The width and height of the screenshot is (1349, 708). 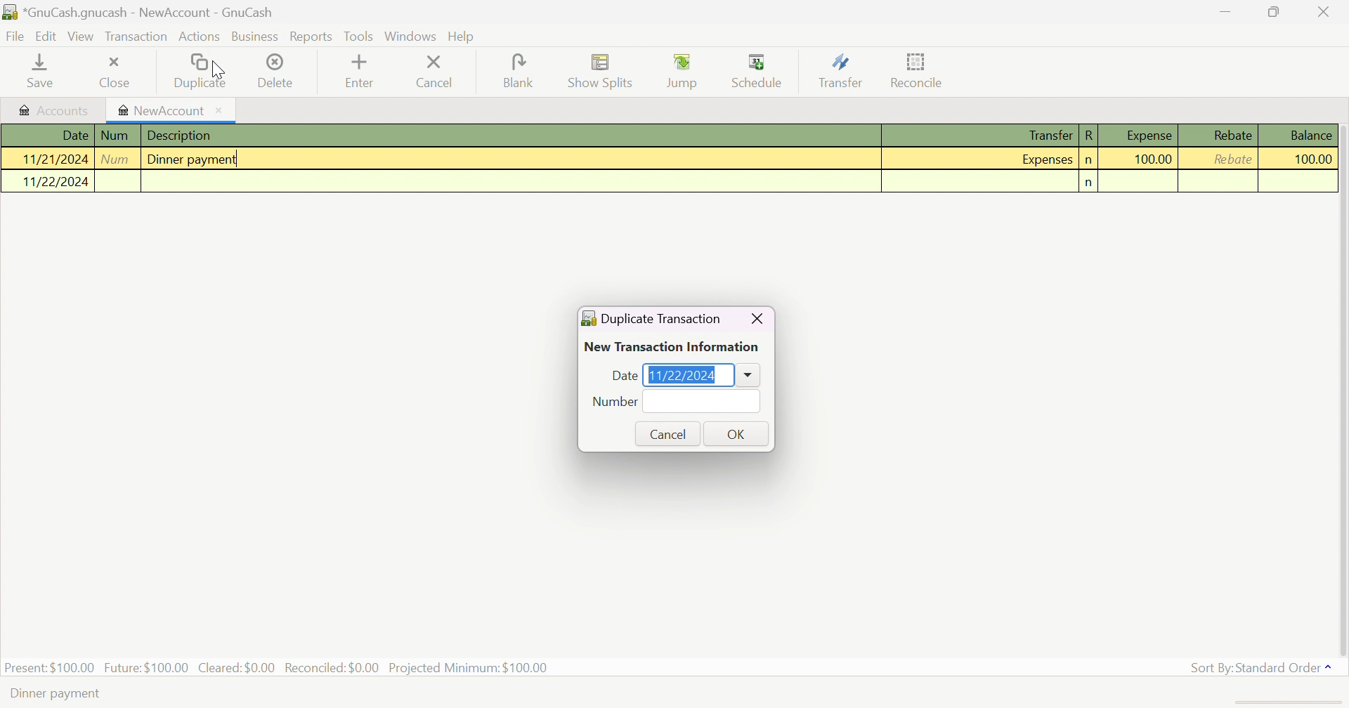 What do you see at coordinates (1044, 161) in the screenshot?
I see `Expenses` at bounding box center [1044, 161].